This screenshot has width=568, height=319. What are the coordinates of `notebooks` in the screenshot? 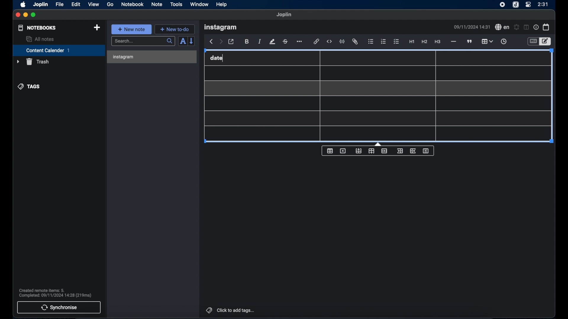 It's located at (37, 28).